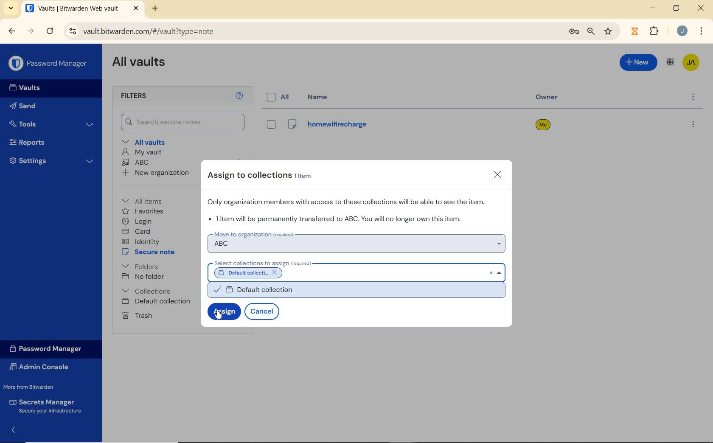 The image size is (713, 443). Describe the element at coordinates (574, 33) in the screenshot. I see `manage passwords` at that location.